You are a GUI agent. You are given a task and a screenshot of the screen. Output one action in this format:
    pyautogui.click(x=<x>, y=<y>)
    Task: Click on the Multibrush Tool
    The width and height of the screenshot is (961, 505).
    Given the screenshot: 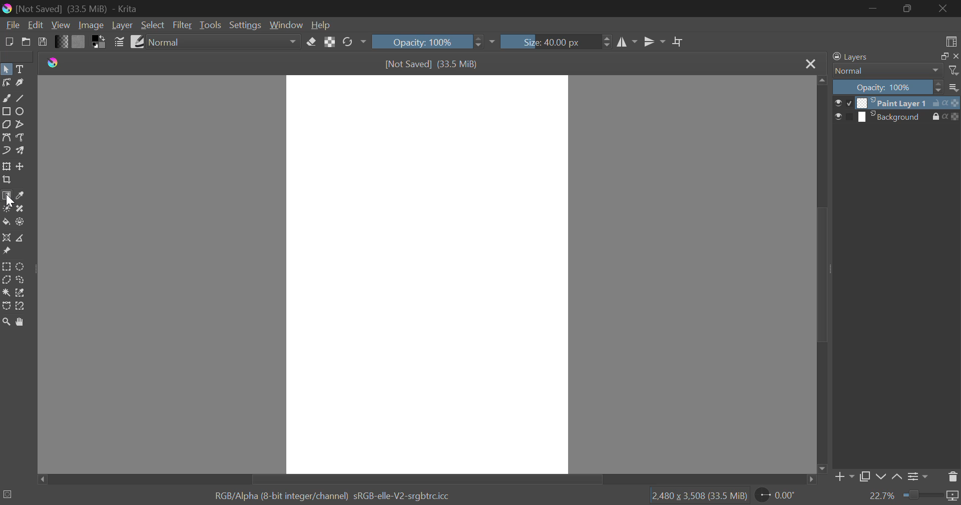 What is the action you would take?
    pyautogui.click(x=20, y=151)
    